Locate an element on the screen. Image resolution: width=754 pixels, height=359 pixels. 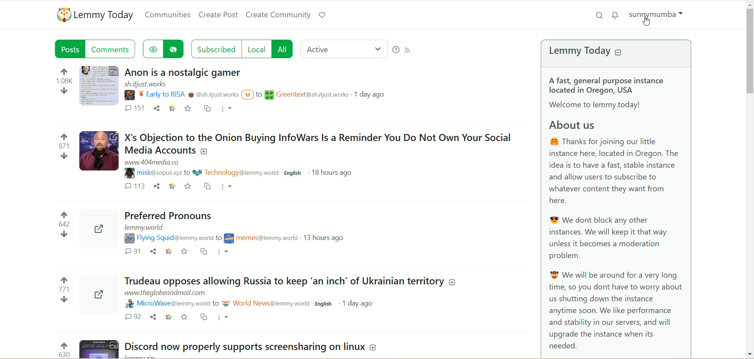
Votes is located at coordinates (62, 82).